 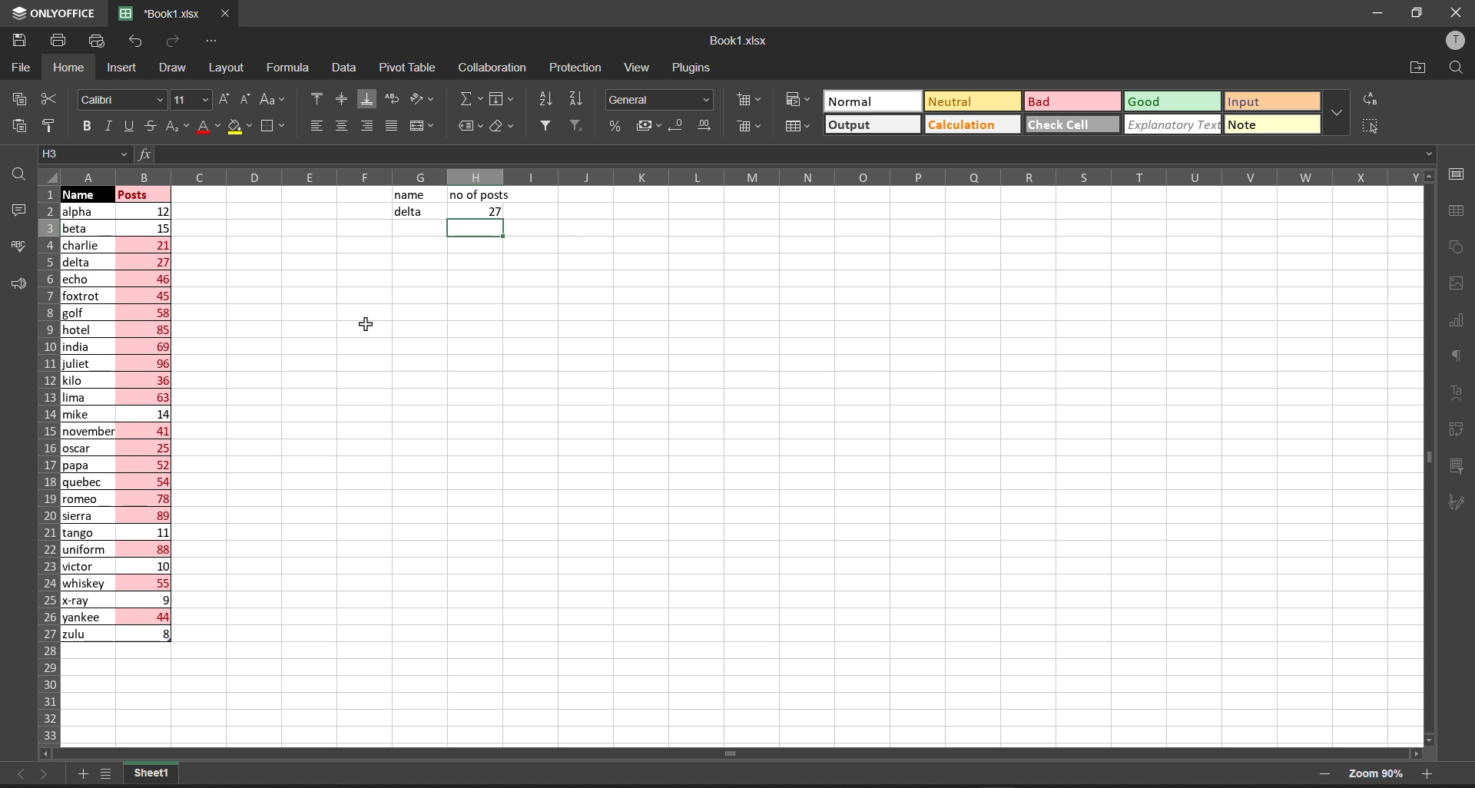 What do you see at coordinates (315, 127) in the screenshot?
I see `align left` at bounding box center [315, 127].